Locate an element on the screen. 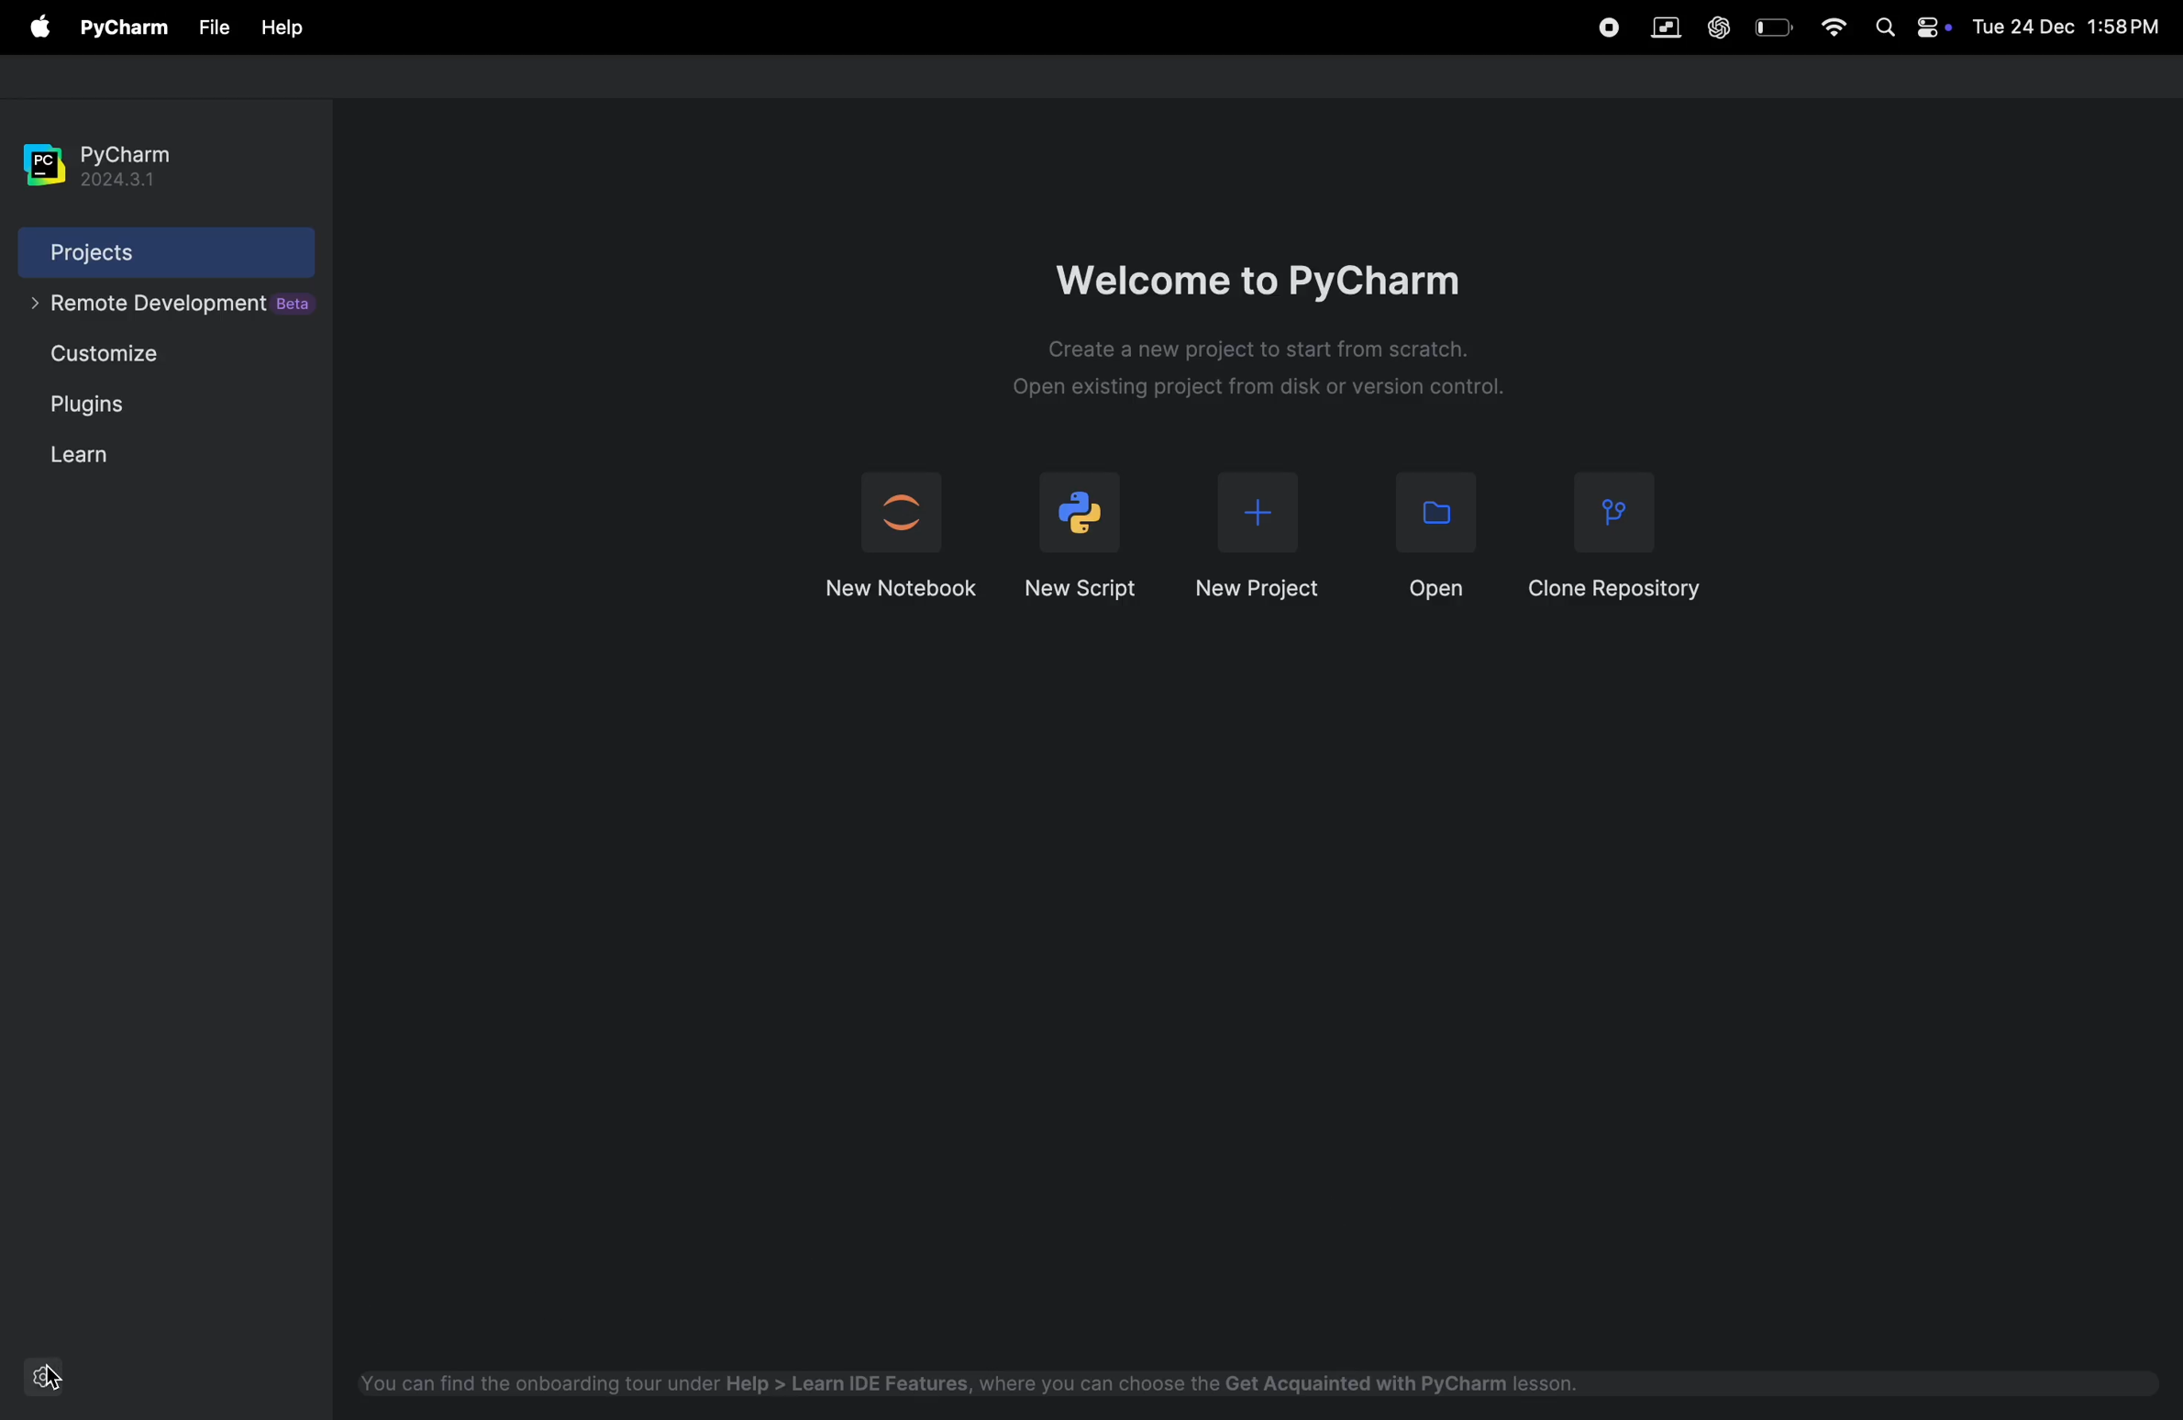 The width and height of the screenshot is (2183, 1420). settings is located at coordinates (49, 1376).